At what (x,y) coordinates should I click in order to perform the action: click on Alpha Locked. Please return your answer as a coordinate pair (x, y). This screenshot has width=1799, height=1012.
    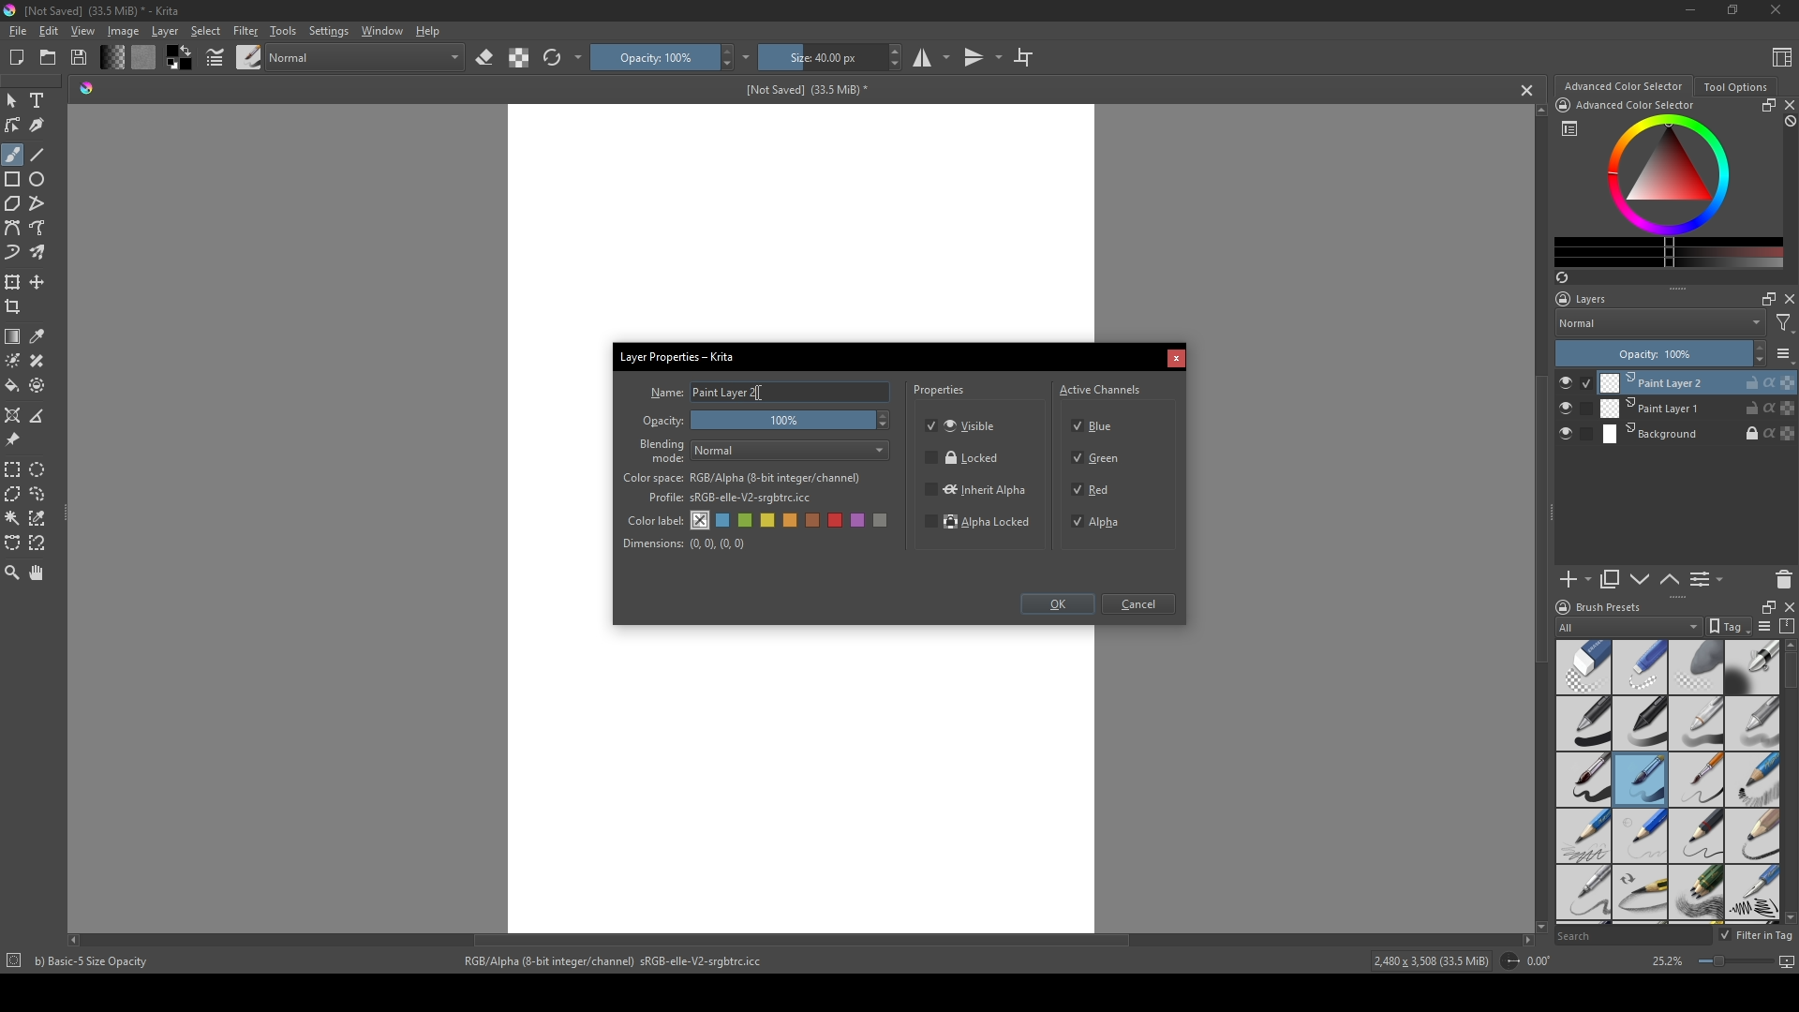
    Looking at the image, I should click on (979, 524).